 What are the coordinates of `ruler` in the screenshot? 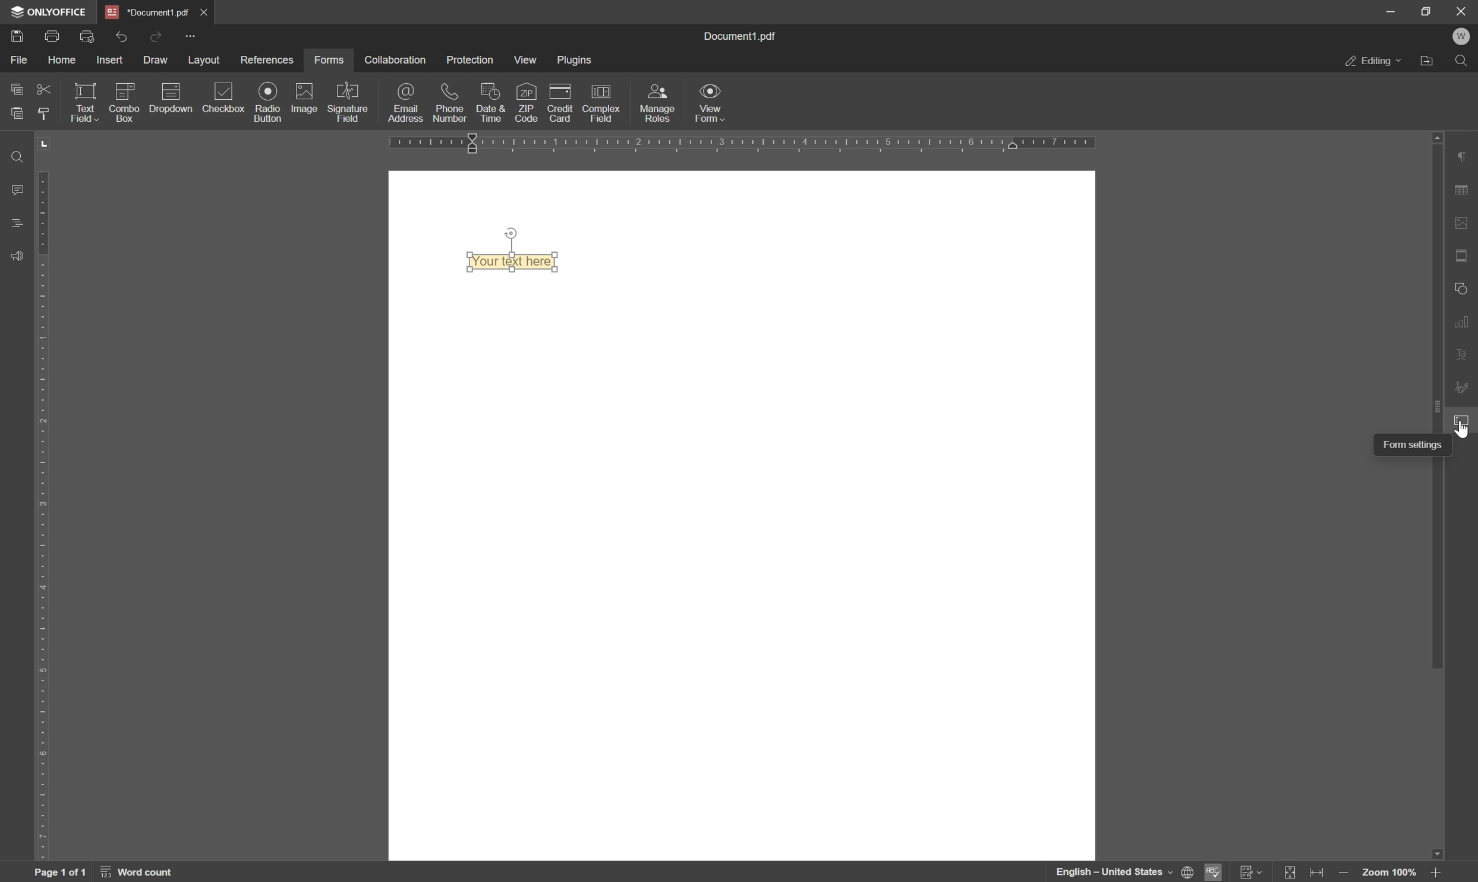 It's located at (746, 144).